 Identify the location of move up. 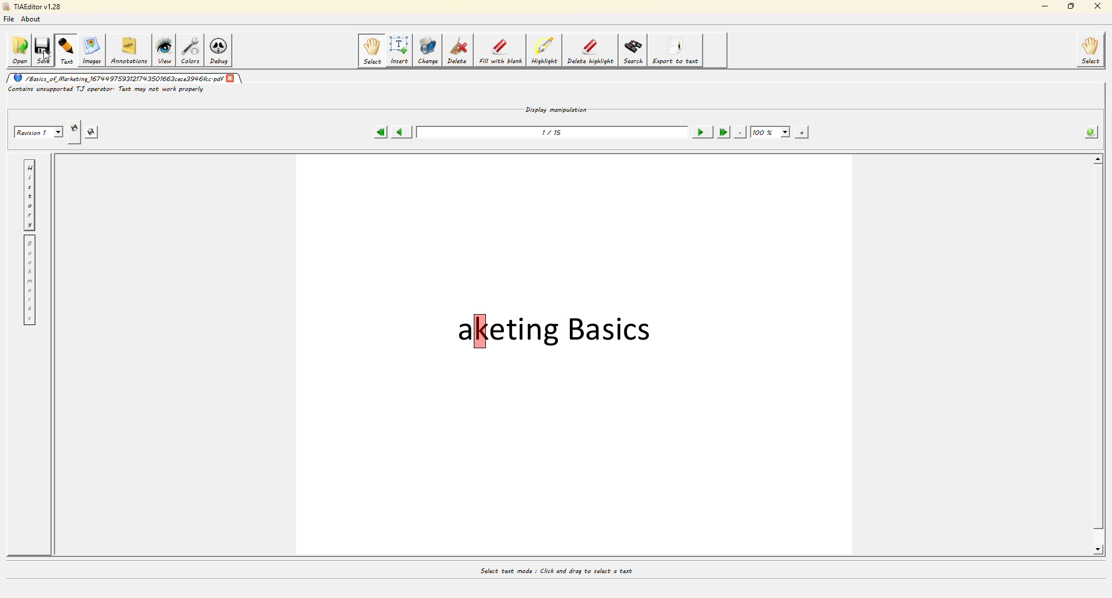
(1098, 158).